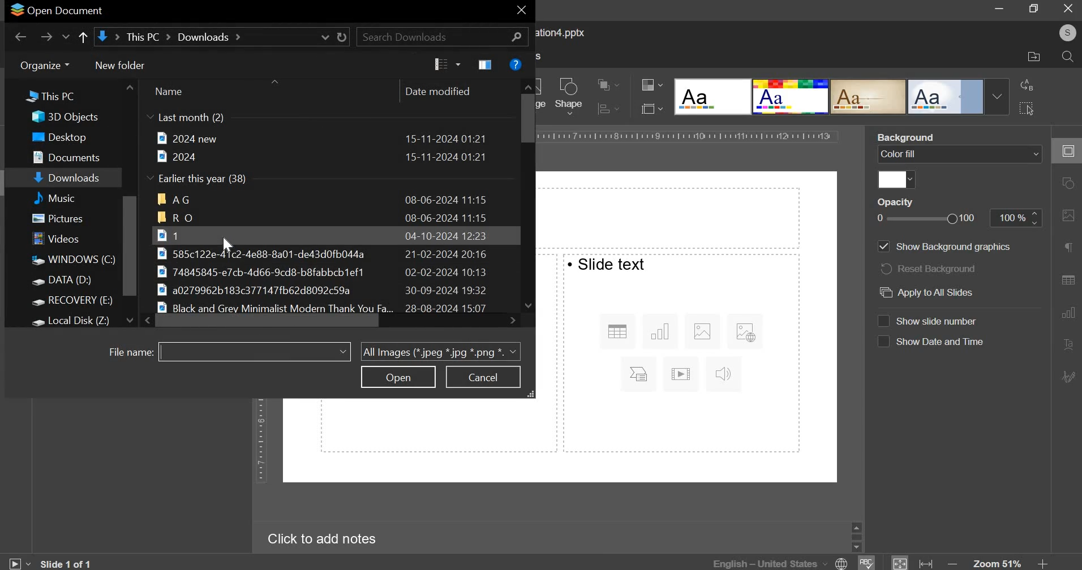 The height and width of the screenshot is (570, 1082). Describe the element at coordinates (1000, 10) in the screenshot. I see `minimize` at that location.